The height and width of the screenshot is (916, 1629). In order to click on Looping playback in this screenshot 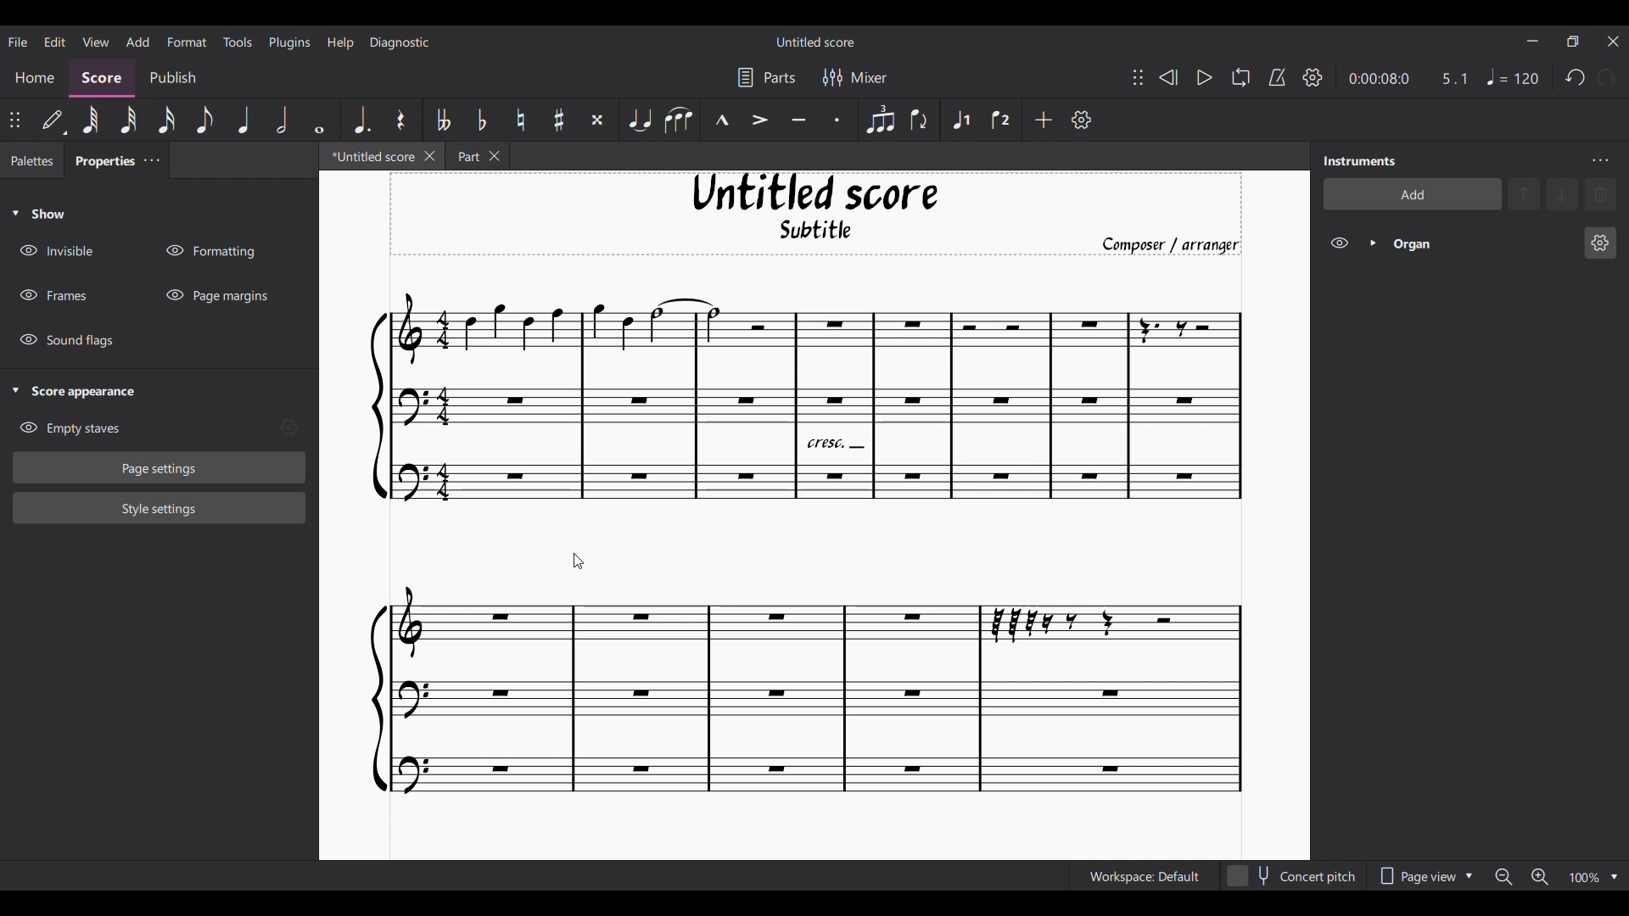, I will do `click(1240, 77)`.